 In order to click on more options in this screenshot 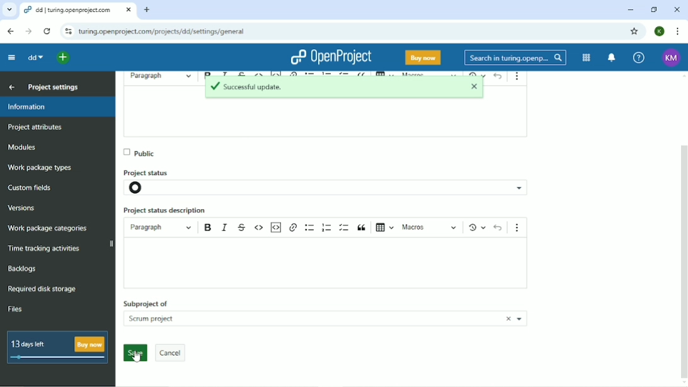, I will do `click(519, 78)`.